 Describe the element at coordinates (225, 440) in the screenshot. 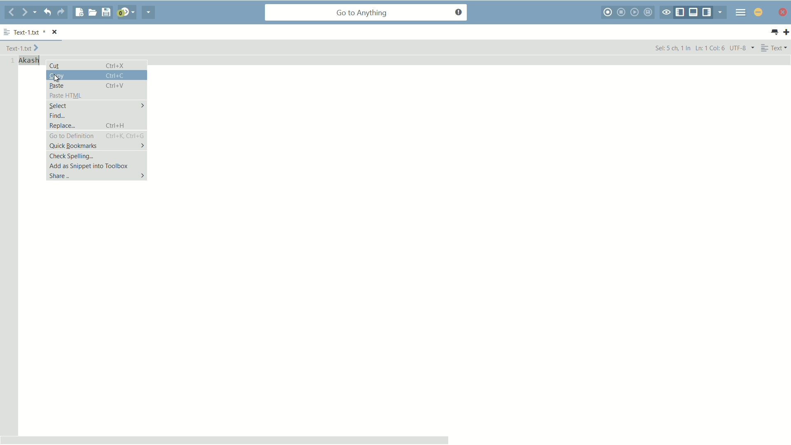

I see `scroll bar` at that location.